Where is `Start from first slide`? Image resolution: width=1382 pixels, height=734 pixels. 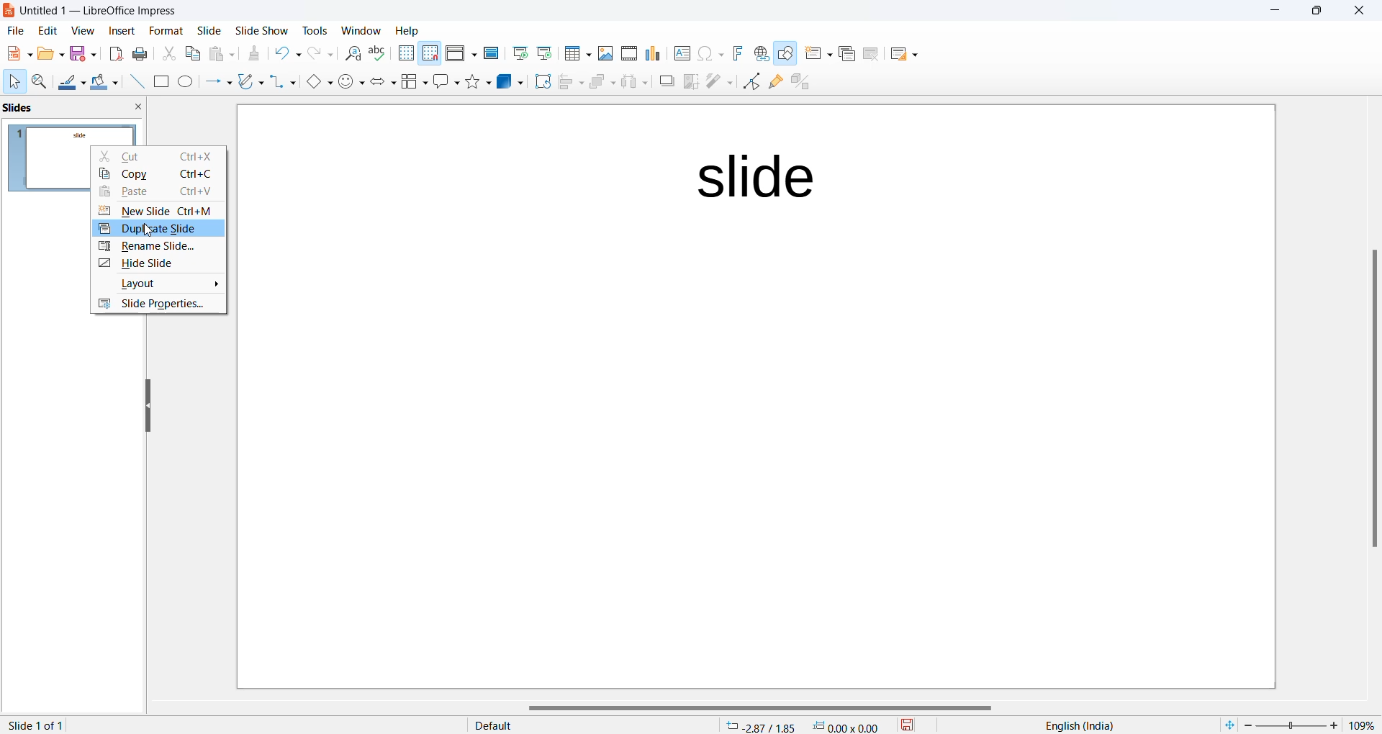 Start from first slide is located at coordinates (520, 54).